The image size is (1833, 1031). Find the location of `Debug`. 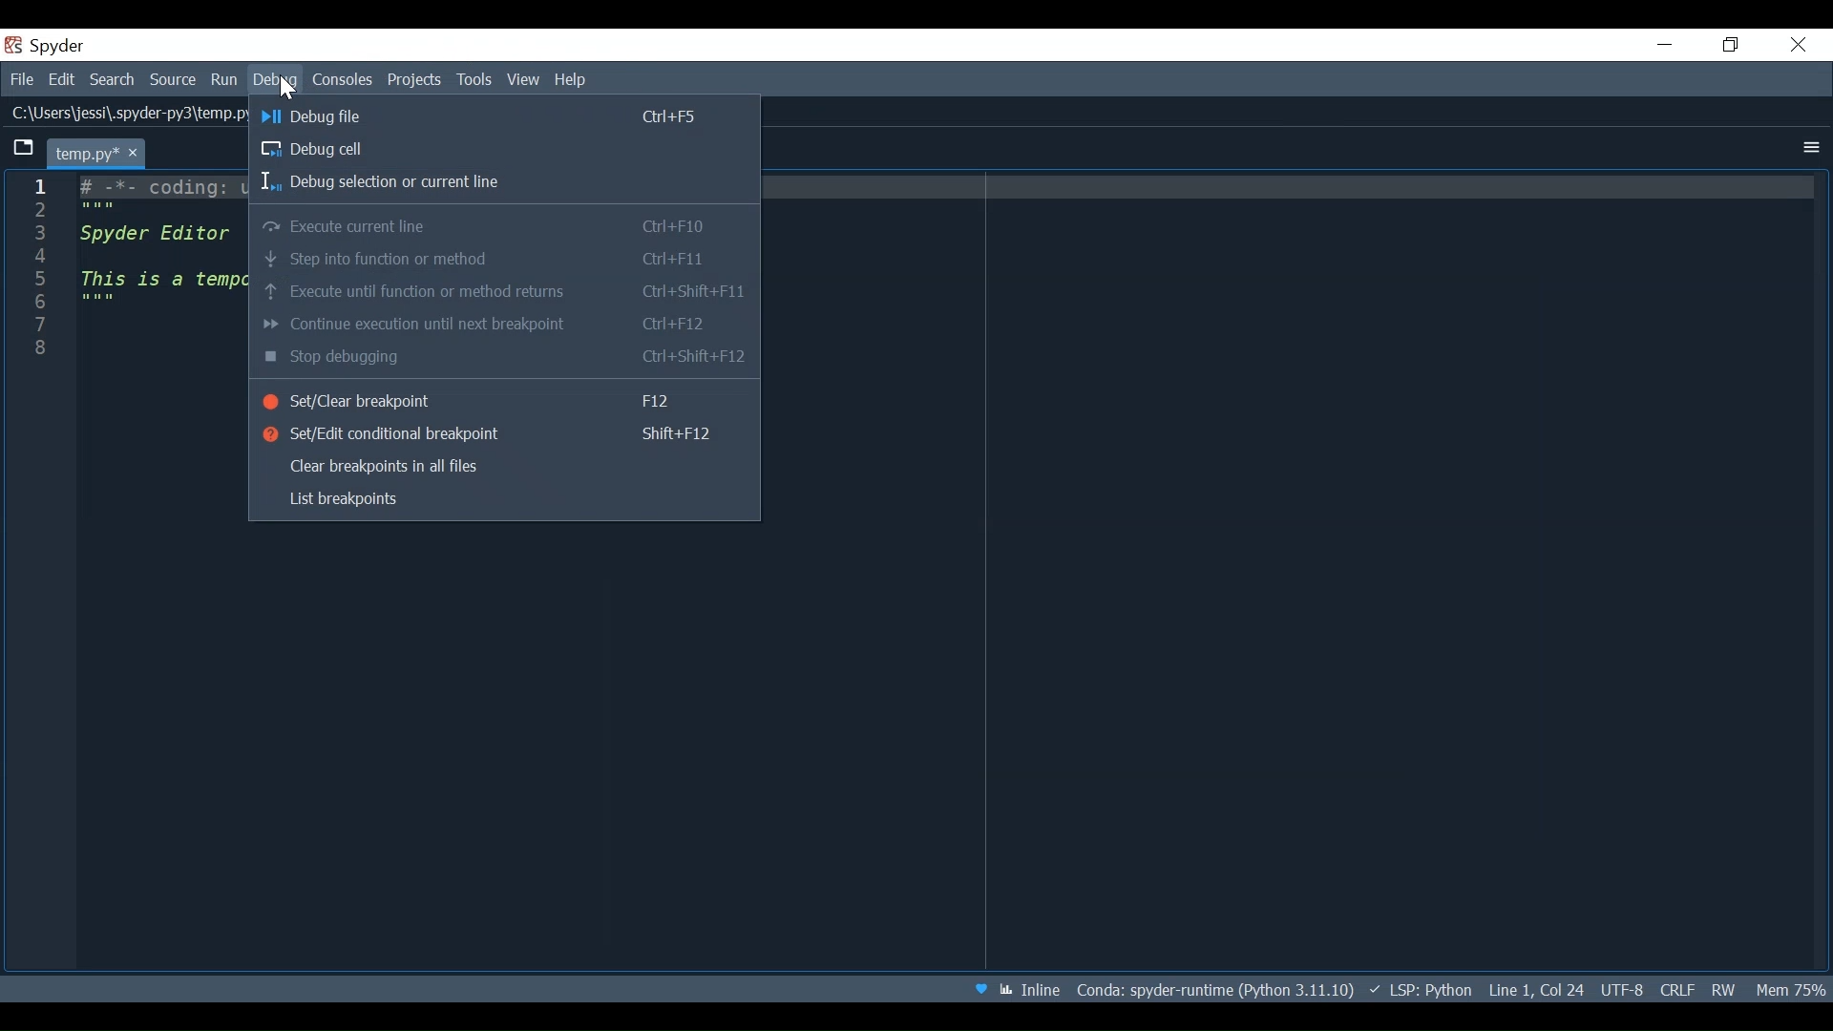

Debug is located at coordinates (274, 80).